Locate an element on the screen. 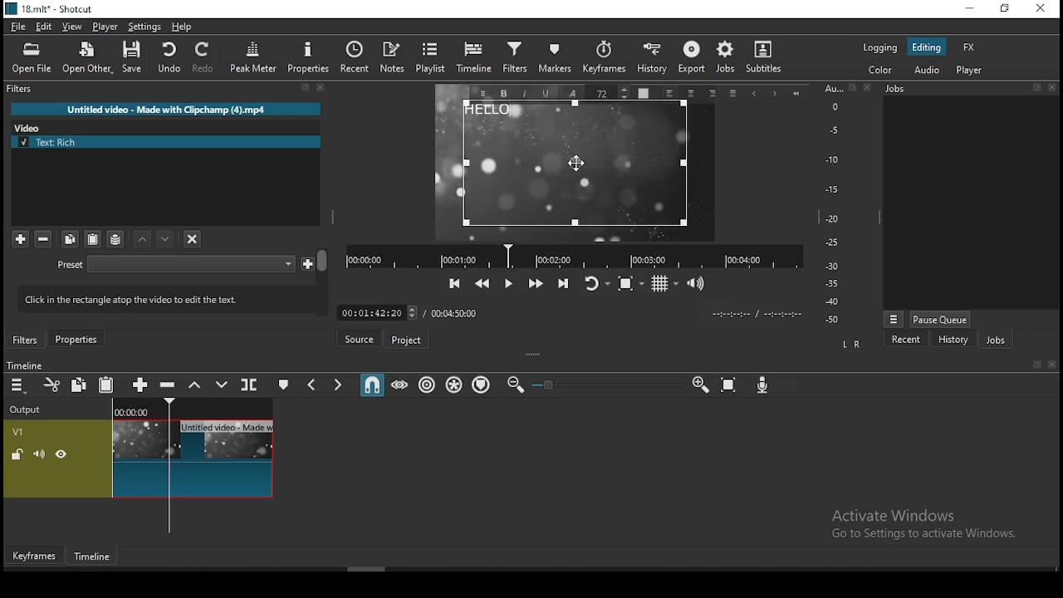 The height and width of the screenshot is (598, 1063). icon and file name is located at coordinates (48, 9).